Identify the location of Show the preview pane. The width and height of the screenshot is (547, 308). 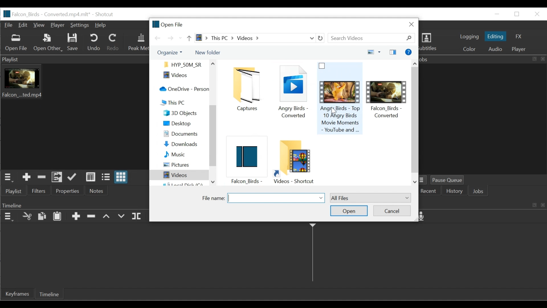
(394, 52).